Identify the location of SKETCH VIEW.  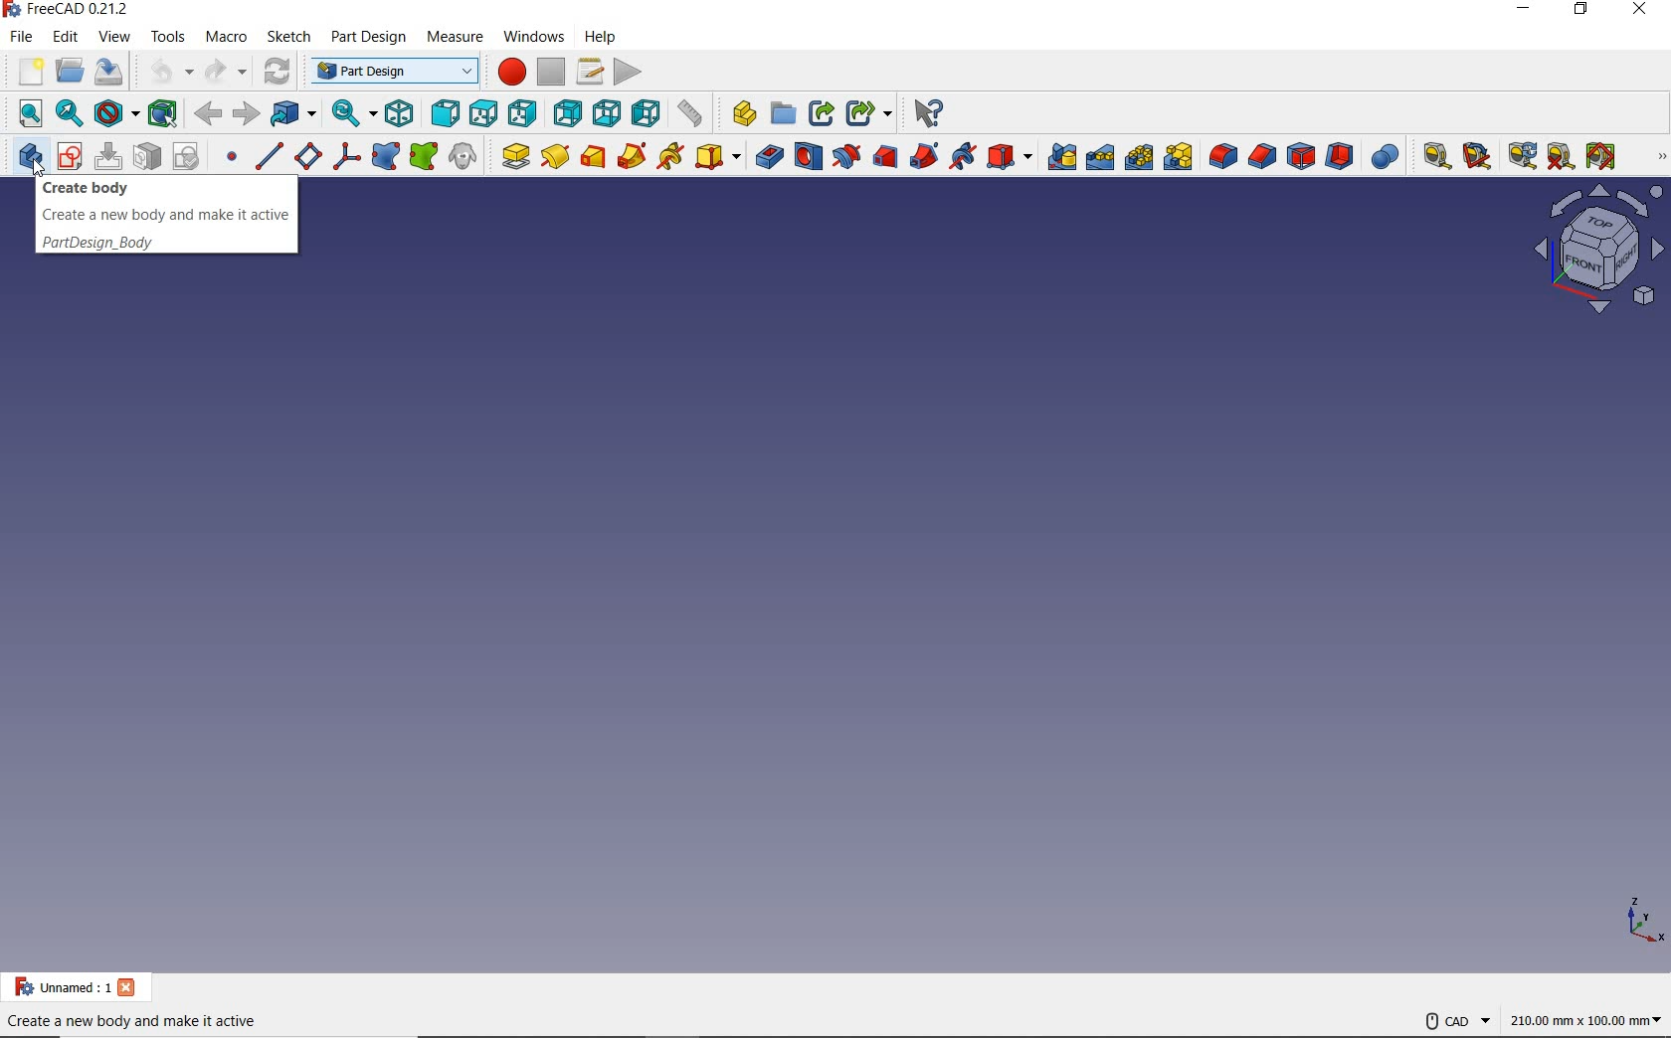
(1603, 251).